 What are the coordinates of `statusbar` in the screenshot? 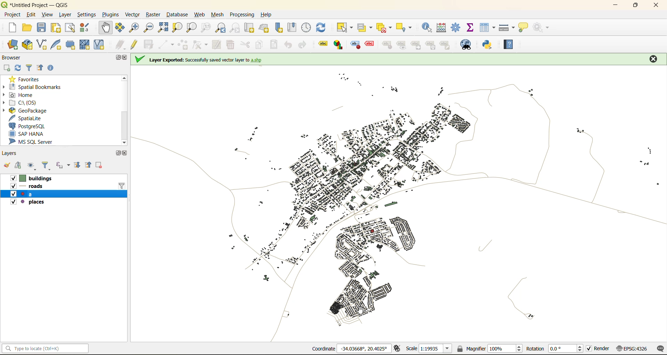 It's located at (47, 348).